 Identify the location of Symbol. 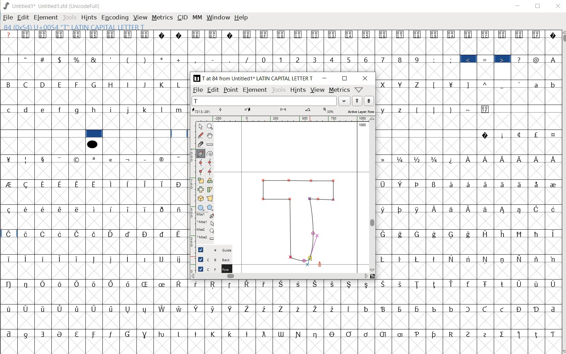
(316, 35).